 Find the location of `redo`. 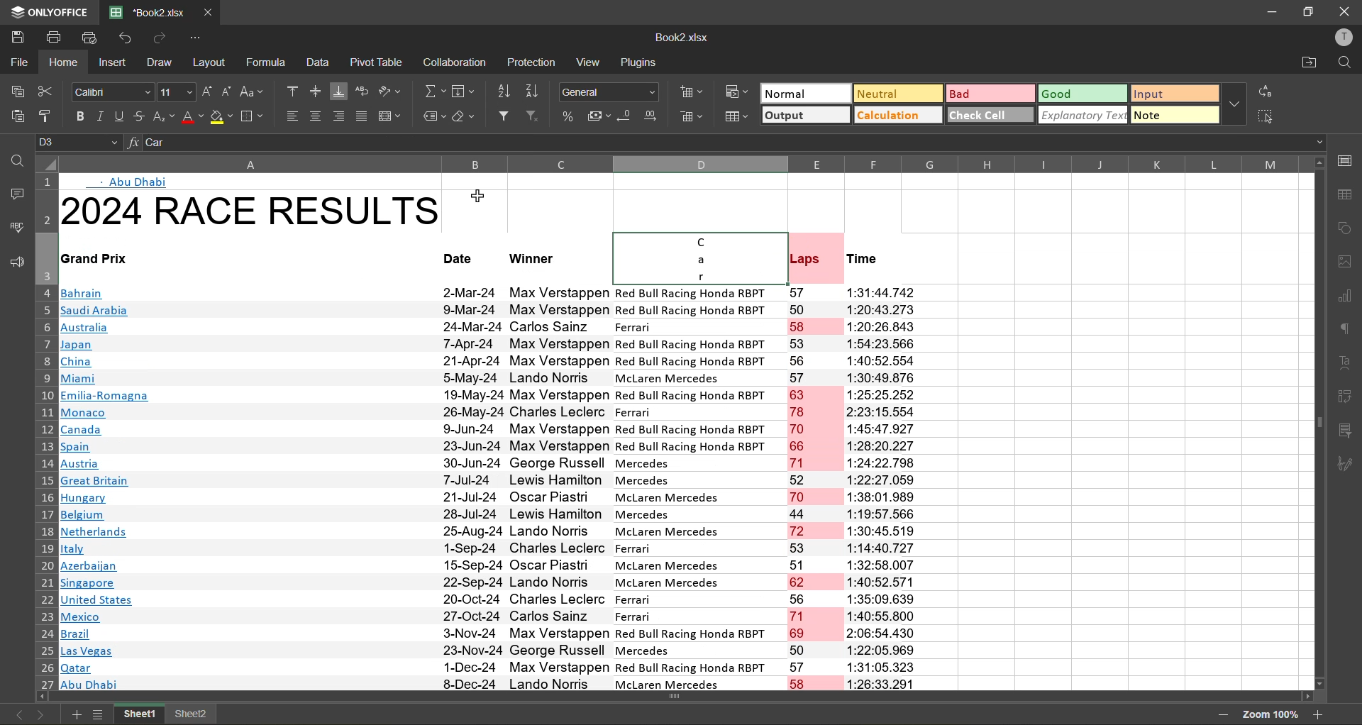

redo is located at coordinates (160, 38).